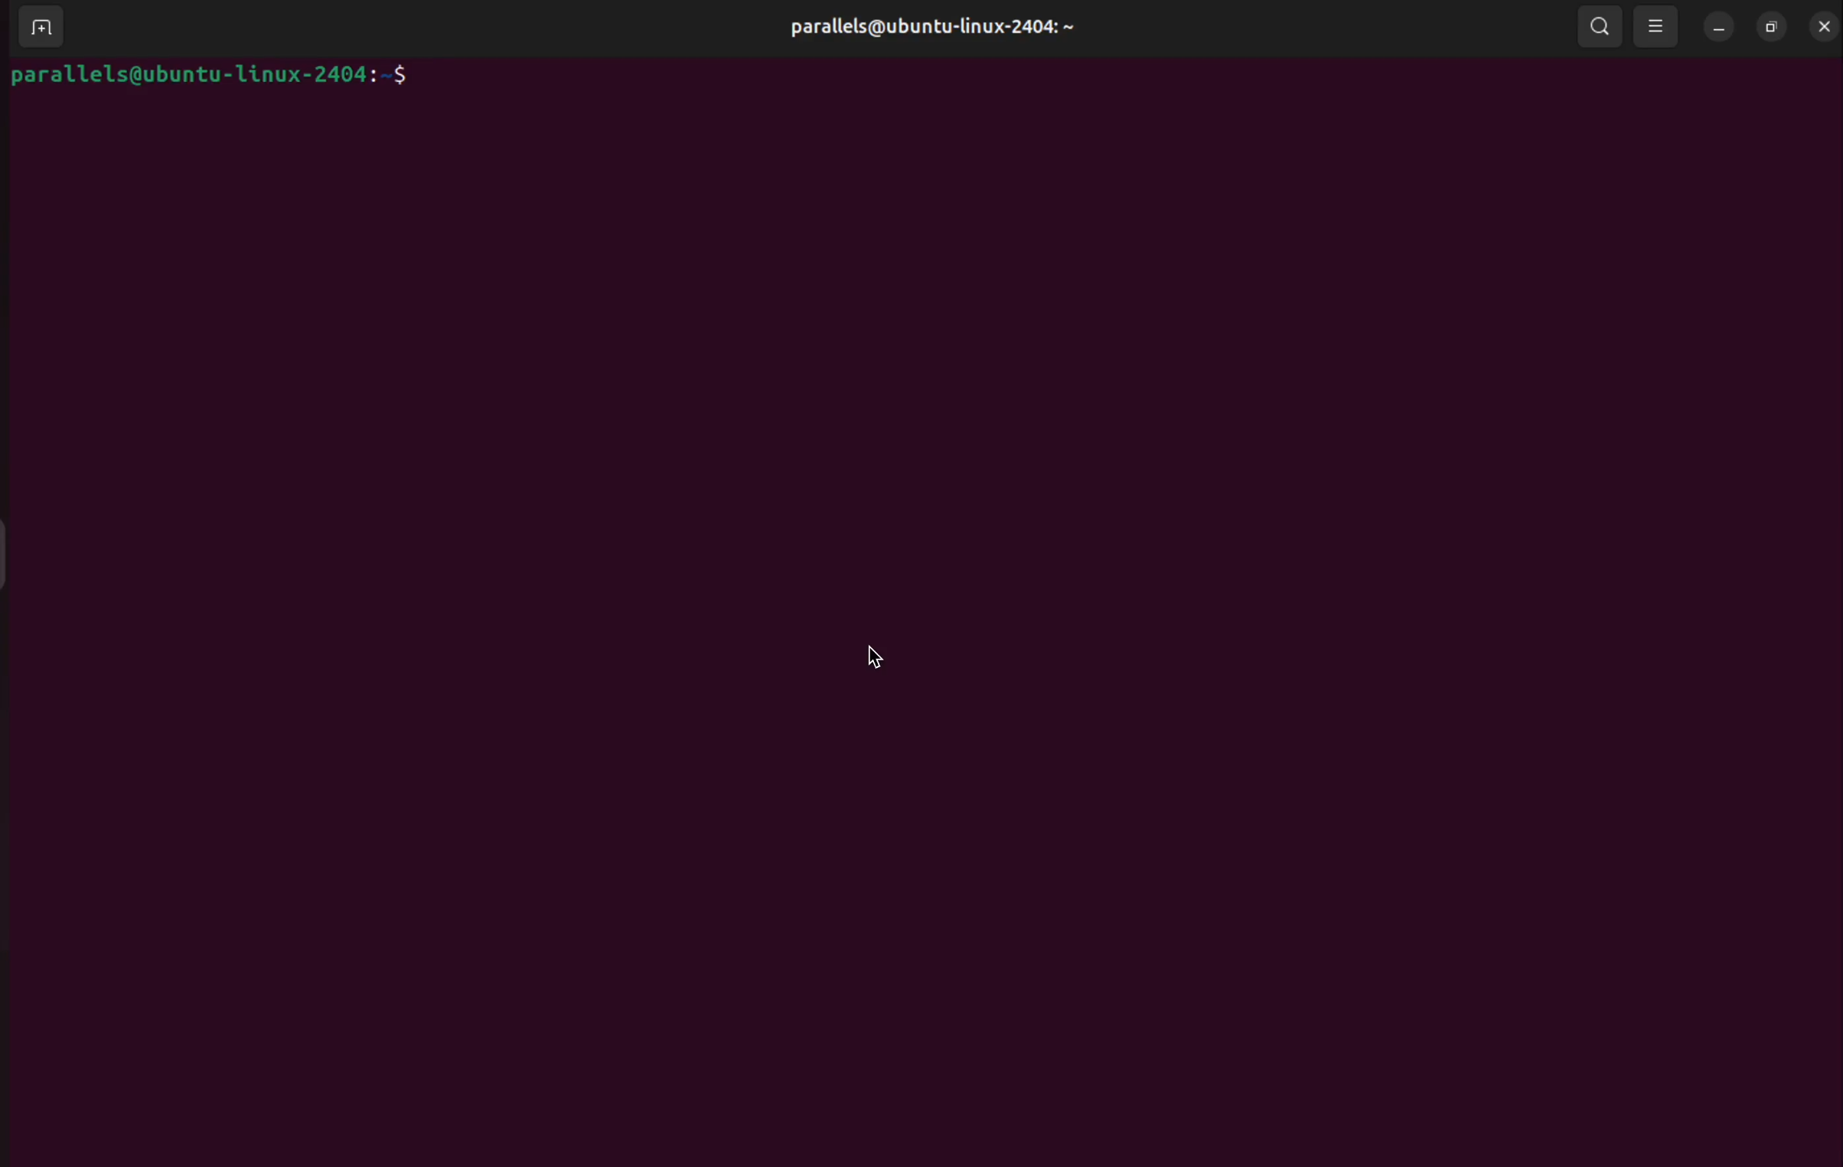 The height and width of the screenshot is (1167, 1843). What do you see at coordinates (38, 29) in the screenshot?
I see `add terminal` at bounding box center [38, 29].